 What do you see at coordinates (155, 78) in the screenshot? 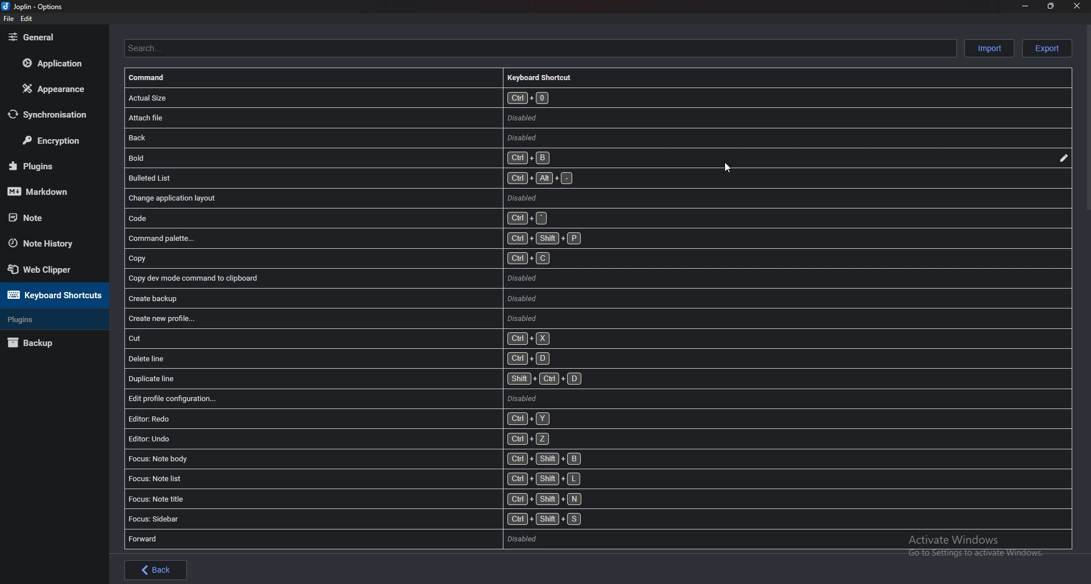
I see `Command` at bounding box center [155, 78].